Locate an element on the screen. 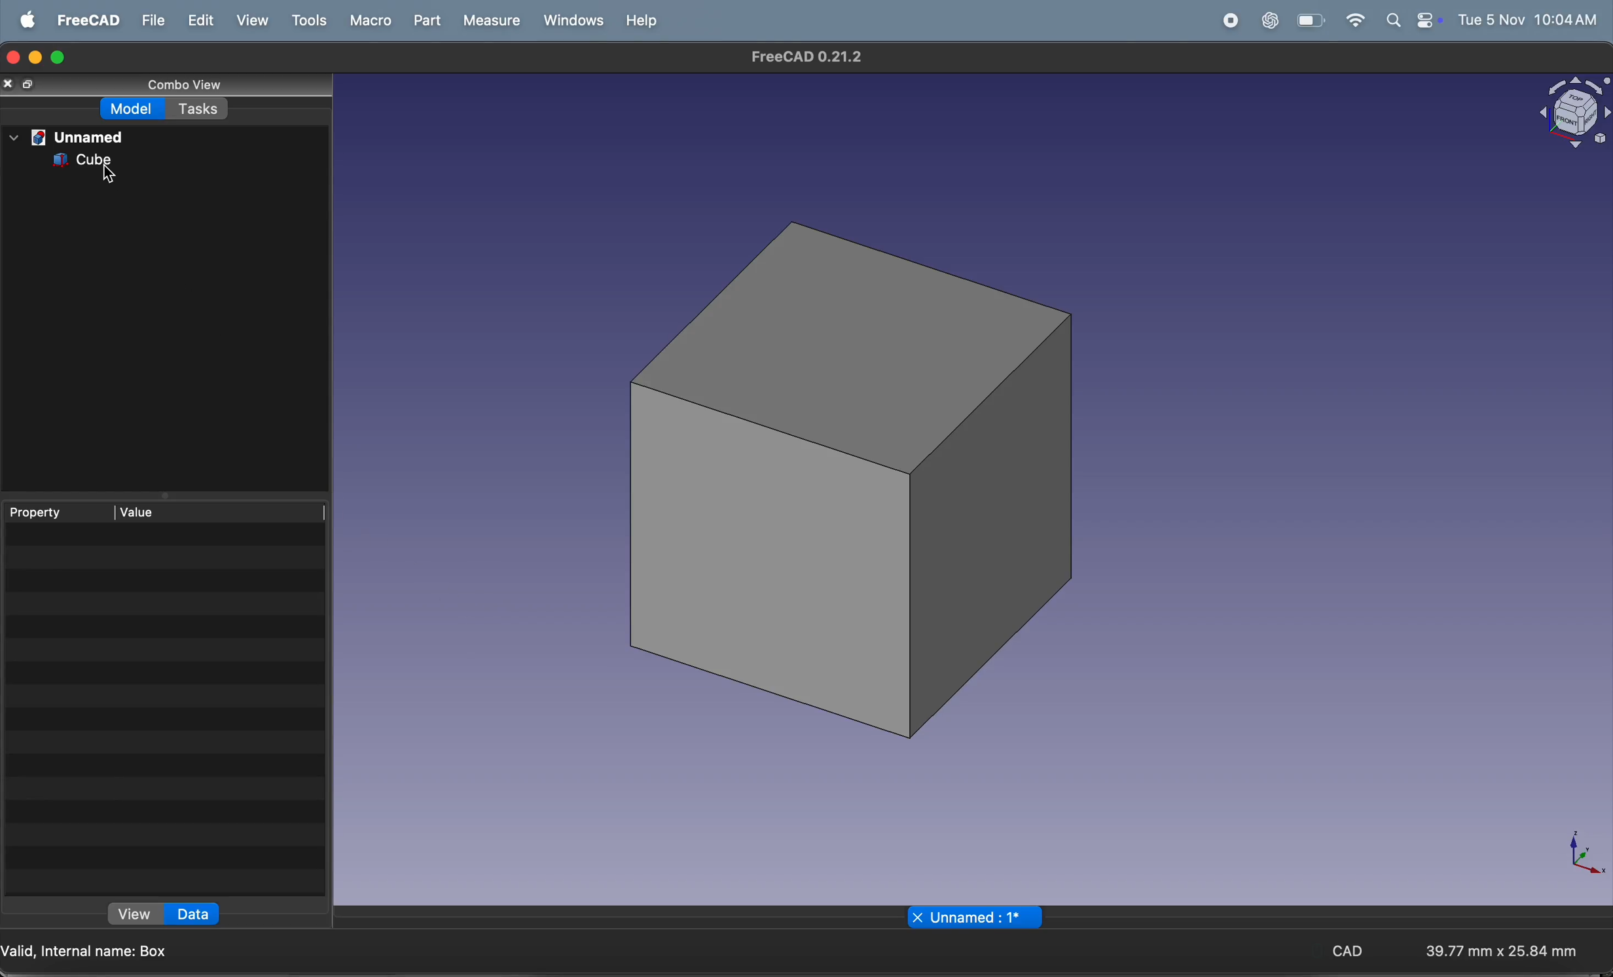  tools is located at coordinates (303, 20).